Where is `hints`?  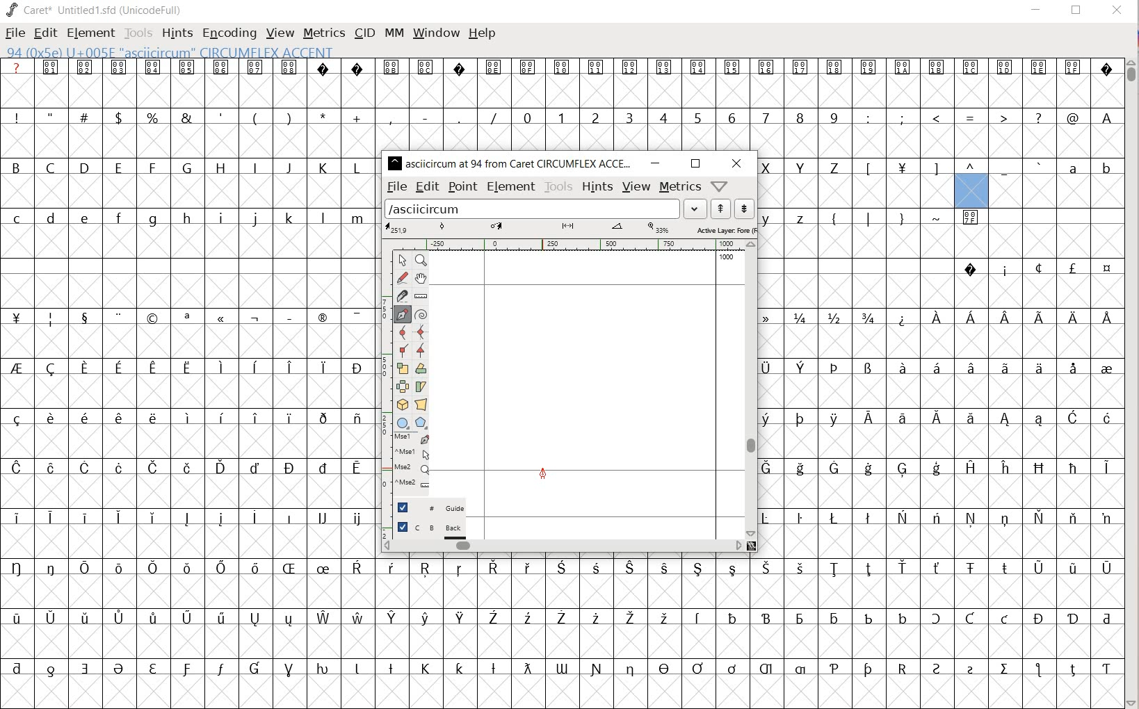 hints is located at coordinates (598, 187).